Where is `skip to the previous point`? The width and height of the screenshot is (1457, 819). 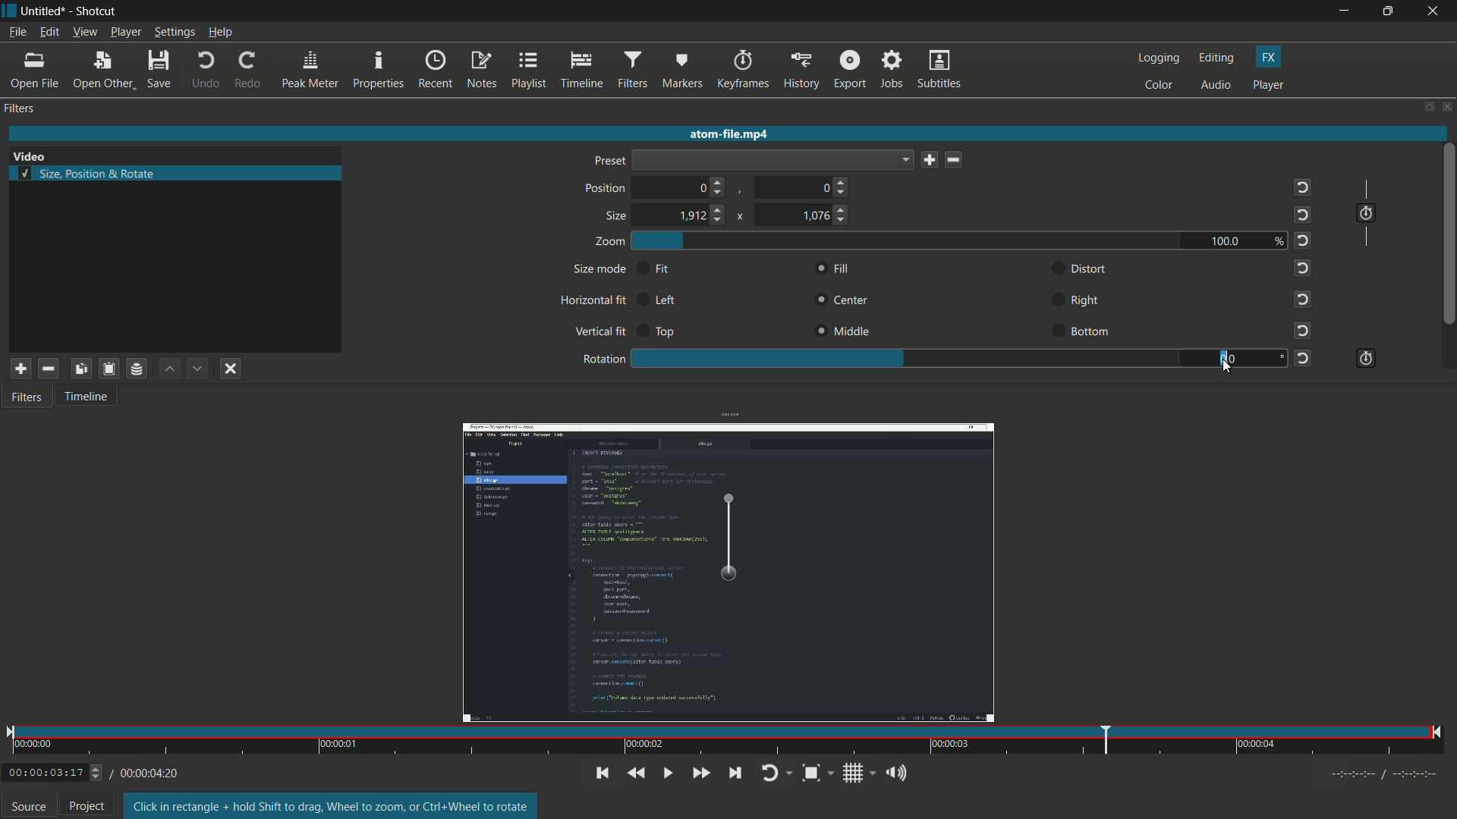 skip to the previous point is located at coordinates (603, 773).